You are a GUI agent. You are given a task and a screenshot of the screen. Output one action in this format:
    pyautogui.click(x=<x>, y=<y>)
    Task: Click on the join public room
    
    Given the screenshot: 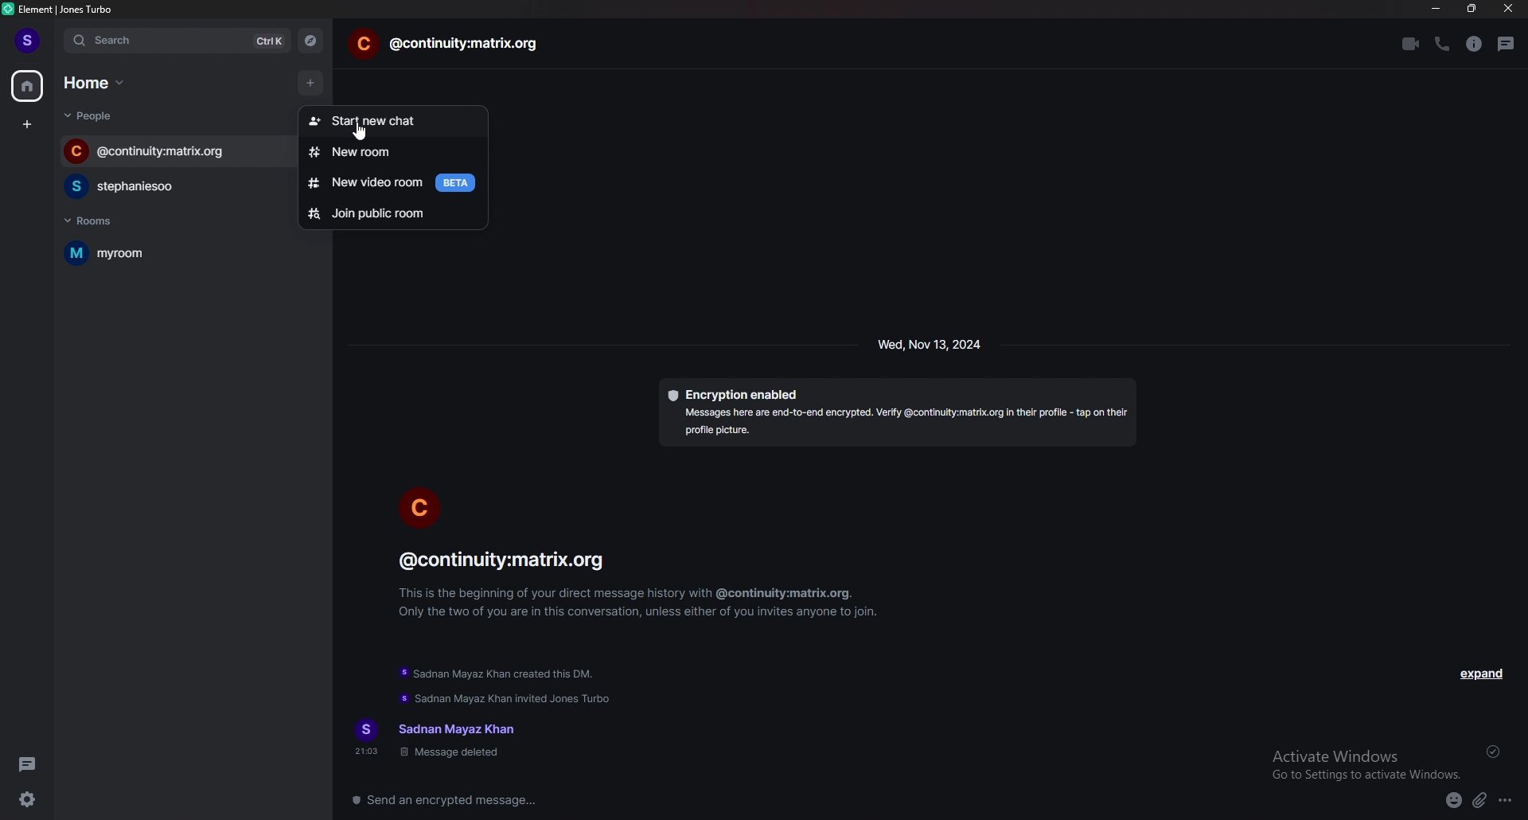 What is the action you would take?
    pyautogui.click(x=393, y=213)
    